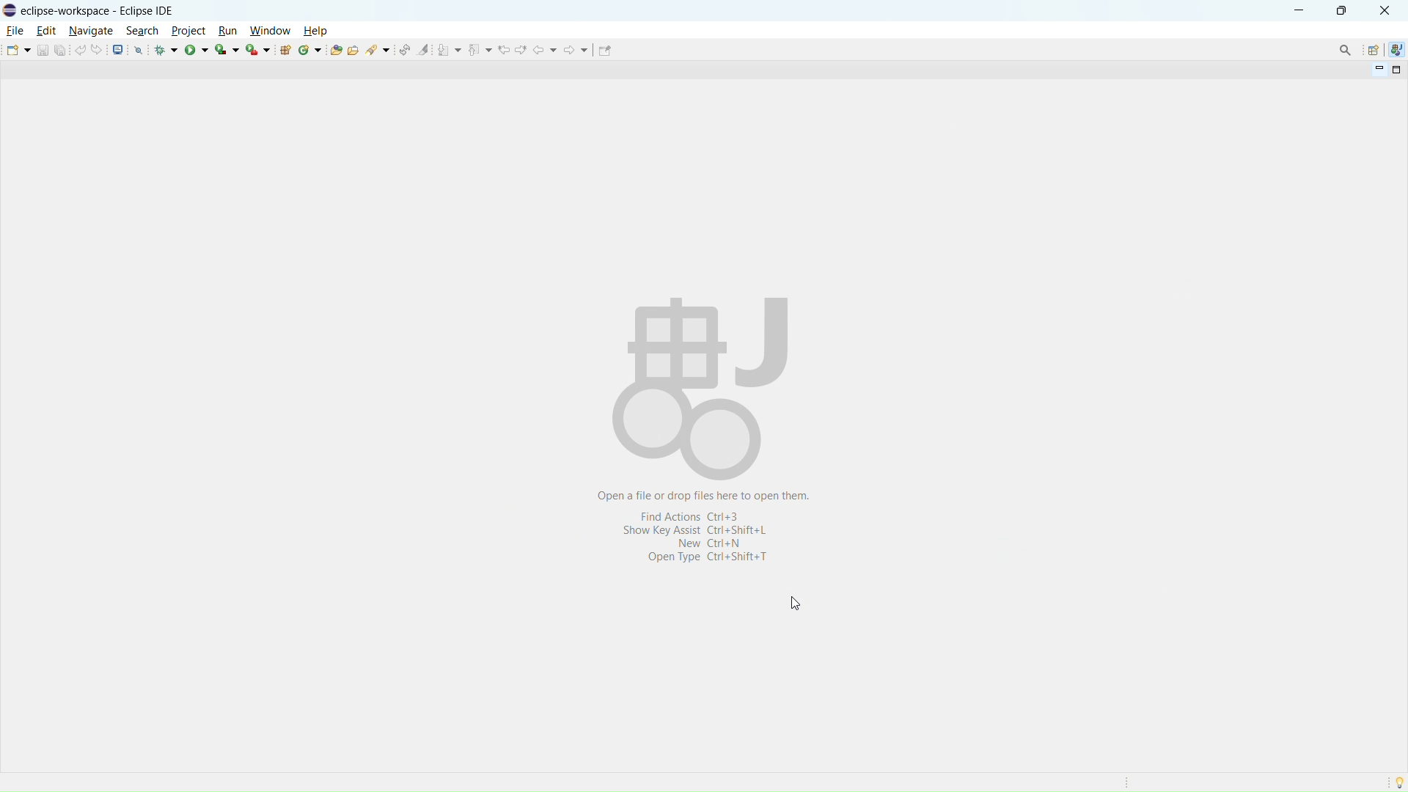 The height and width of the screenshot is (792, 1408). I want to click on toggle ant editor auto reconcile, so click(404, 49).